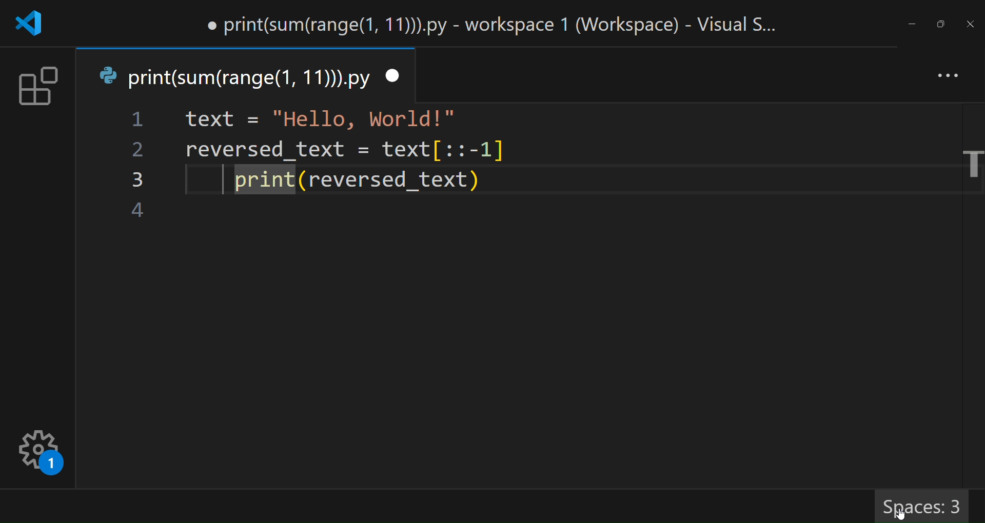 This screenshot has width=985, height=523. What do you see at coordinates (496, 26) in the screenshot?
I see `title` at bounding box center [496, 26].